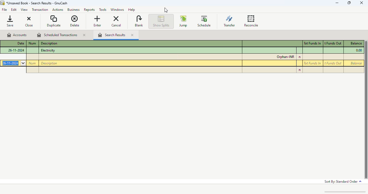 This screenshot has height=194, width=368. I want to click on blank, so click(139, 21).